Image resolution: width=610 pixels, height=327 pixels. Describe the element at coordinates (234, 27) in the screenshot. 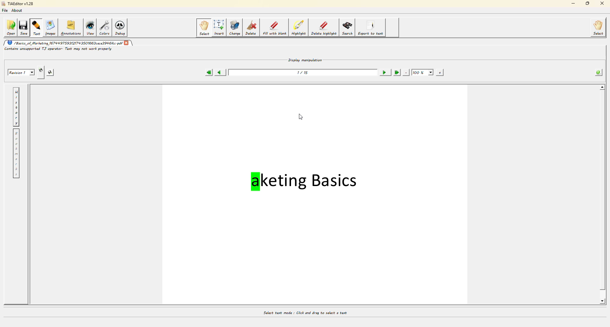

I see `change` at that location.